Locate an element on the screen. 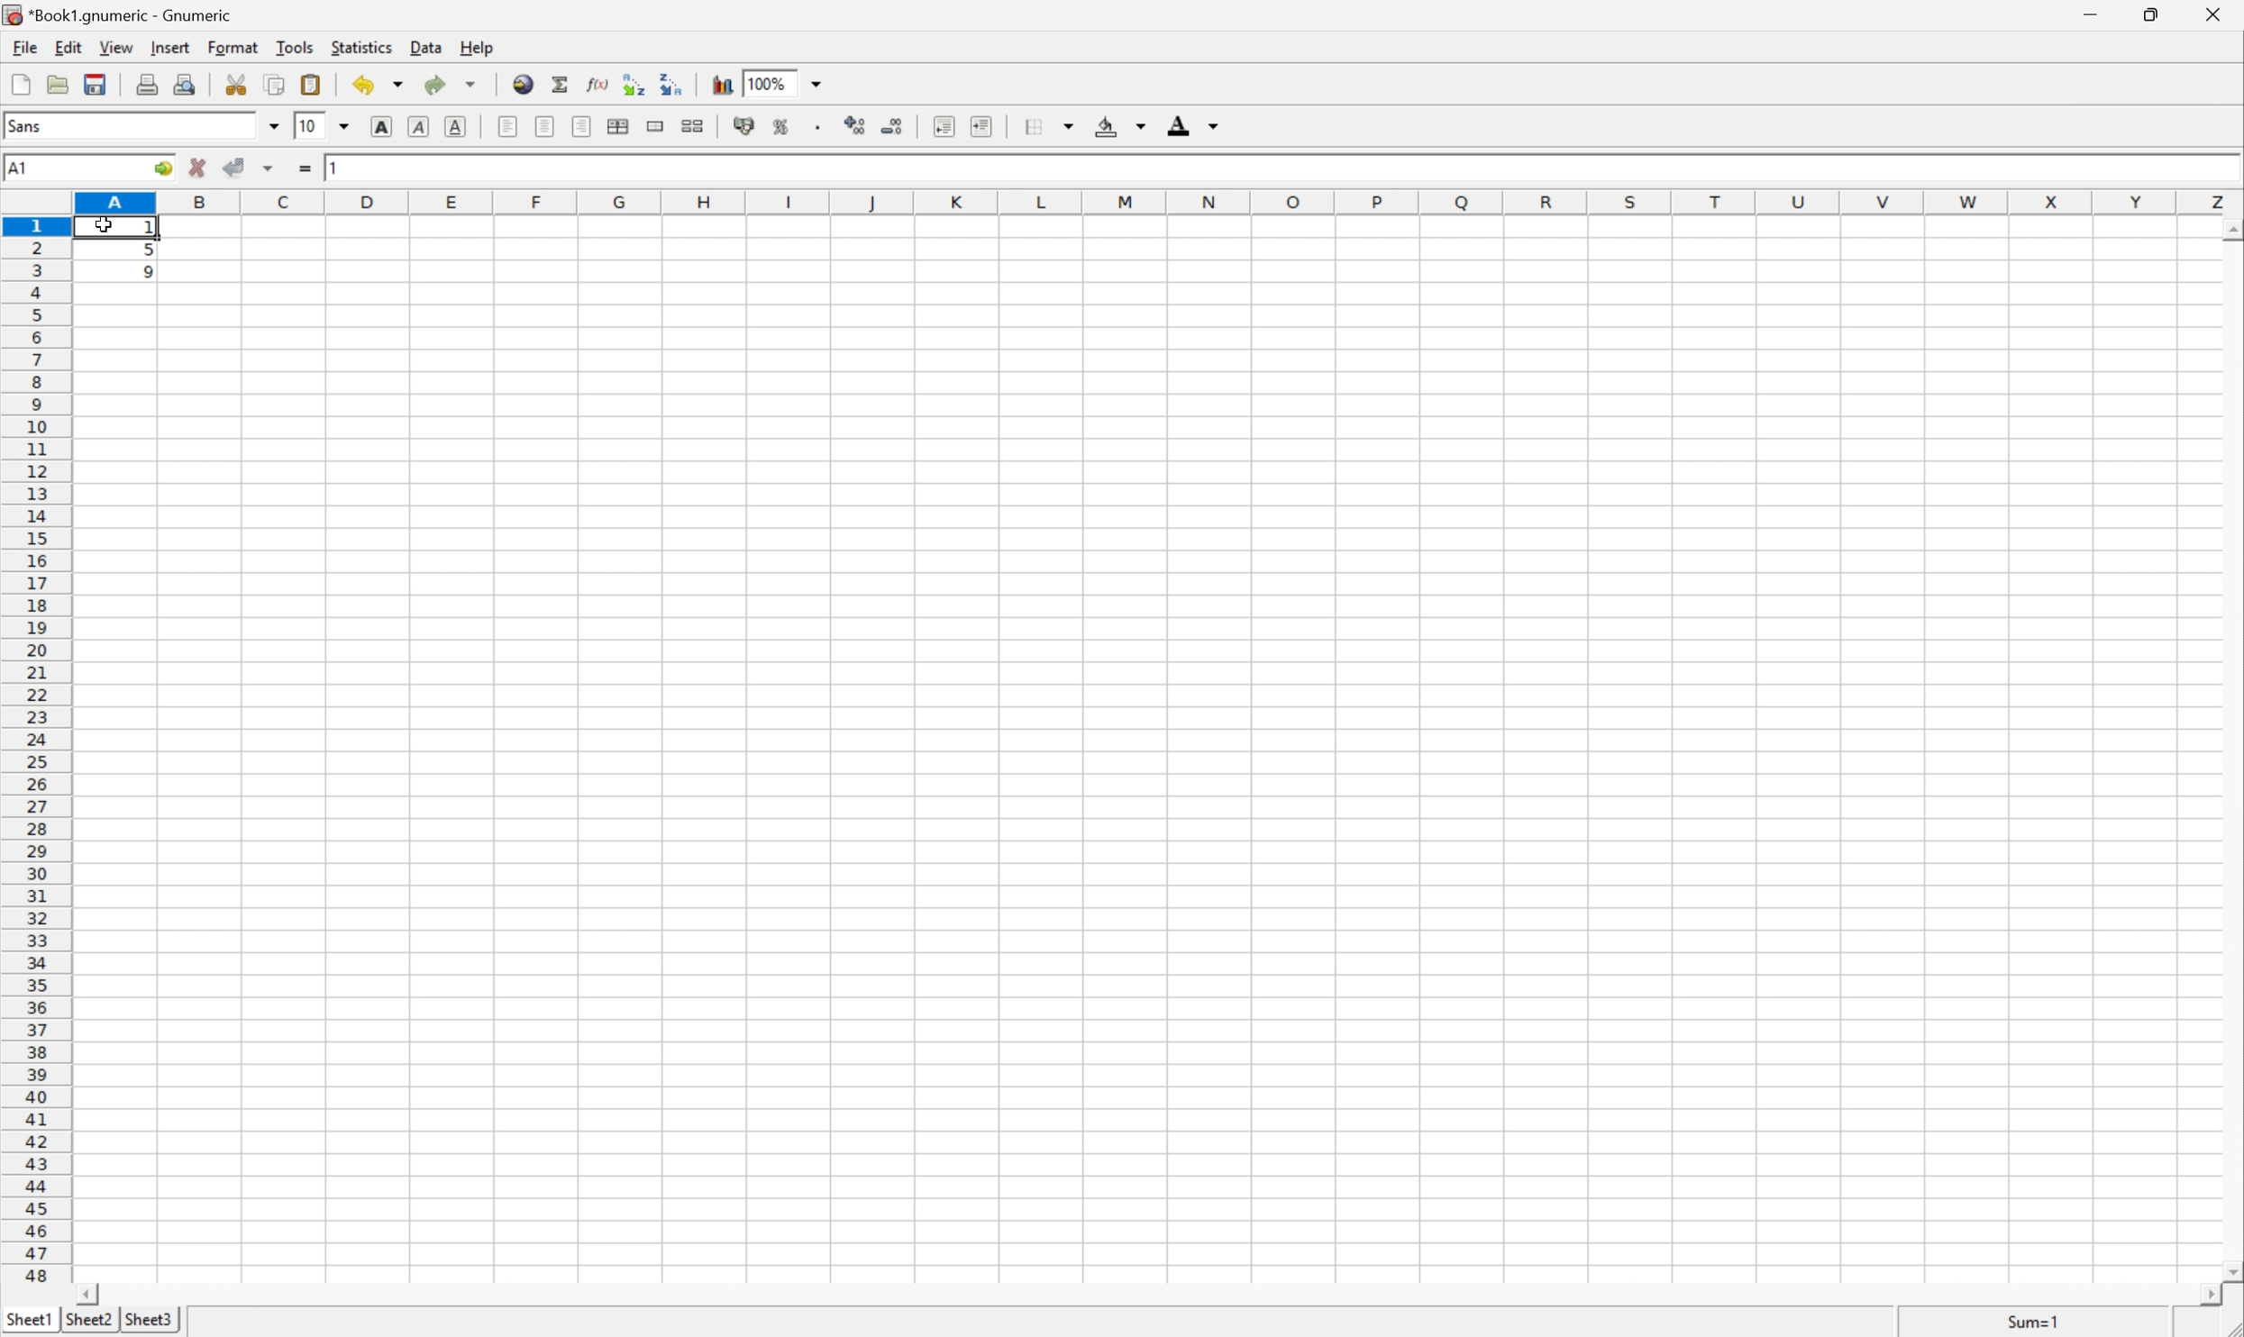  drop down is located at coordinates (821, 82).